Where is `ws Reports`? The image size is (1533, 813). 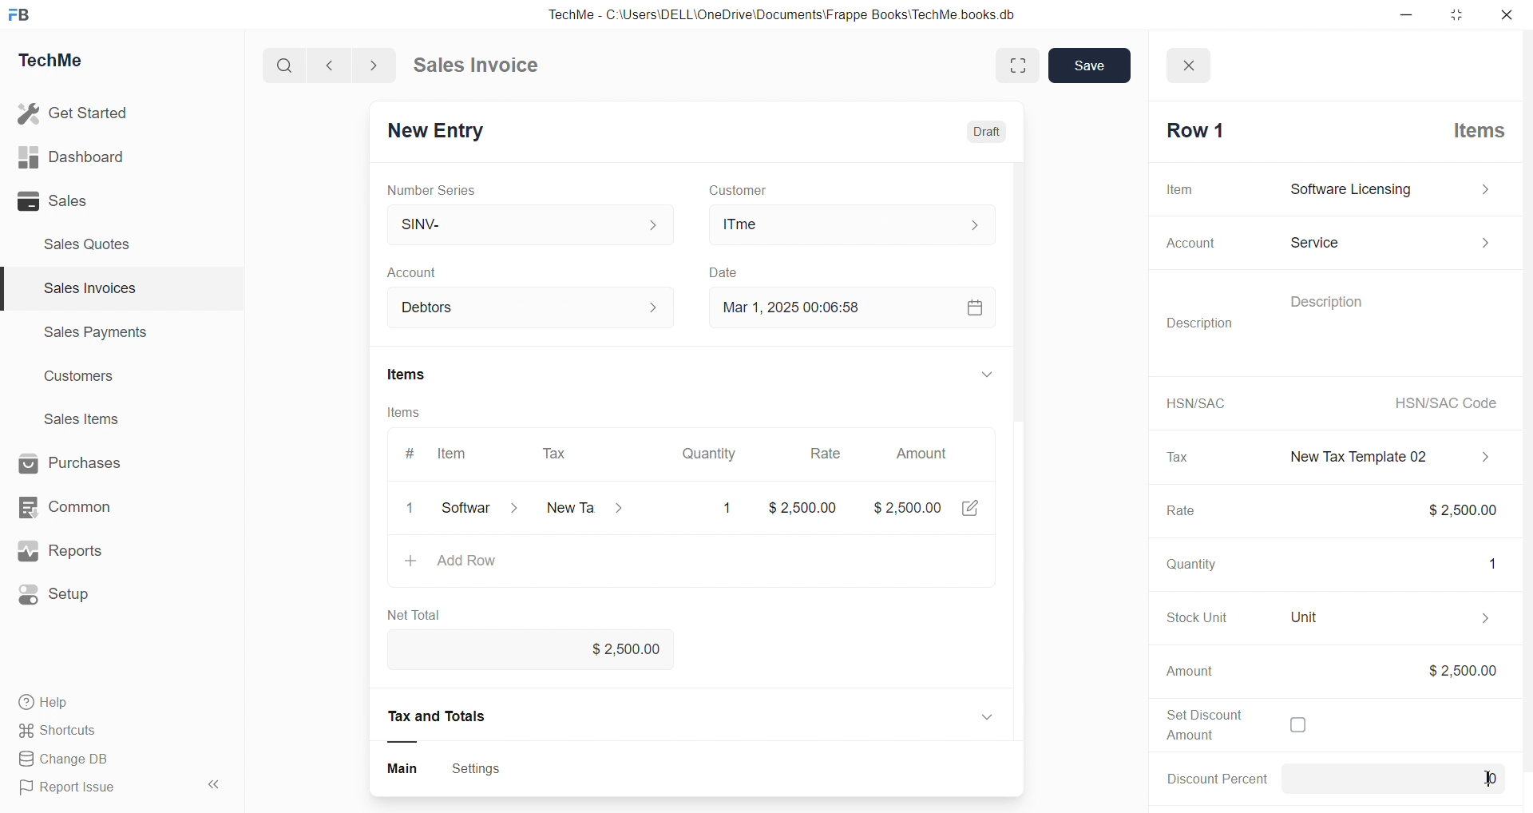 ws Reports is located at coordinates (75, 551).